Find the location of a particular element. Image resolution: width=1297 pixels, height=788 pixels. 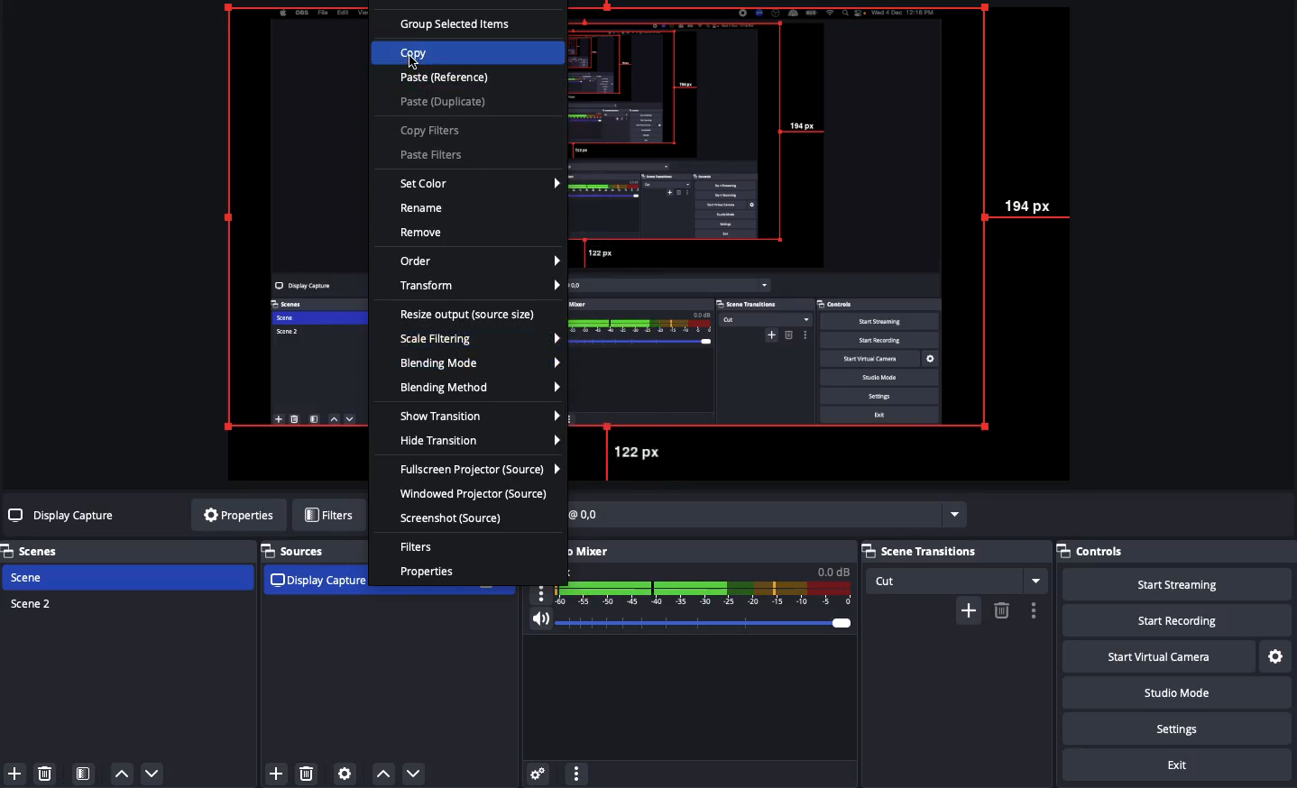

previous is located at coordinates (383, 774).